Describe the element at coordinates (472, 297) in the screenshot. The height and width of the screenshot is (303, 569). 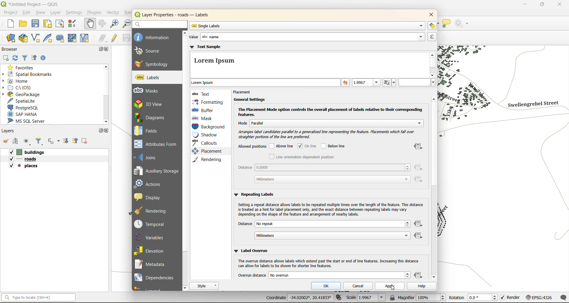
I see `rotation` at that location.